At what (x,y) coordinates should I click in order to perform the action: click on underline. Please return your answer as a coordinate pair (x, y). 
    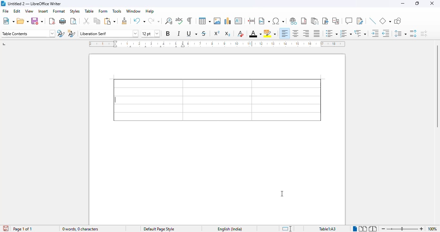
    Looking at the image, I should click on (192, 34).